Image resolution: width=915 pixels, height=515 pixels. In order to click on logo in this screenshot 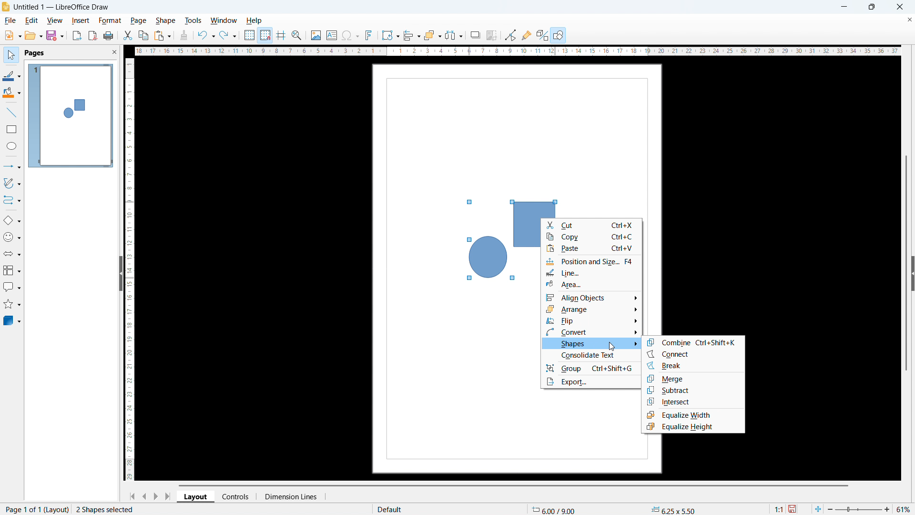, I will do `click(6, 7)`.